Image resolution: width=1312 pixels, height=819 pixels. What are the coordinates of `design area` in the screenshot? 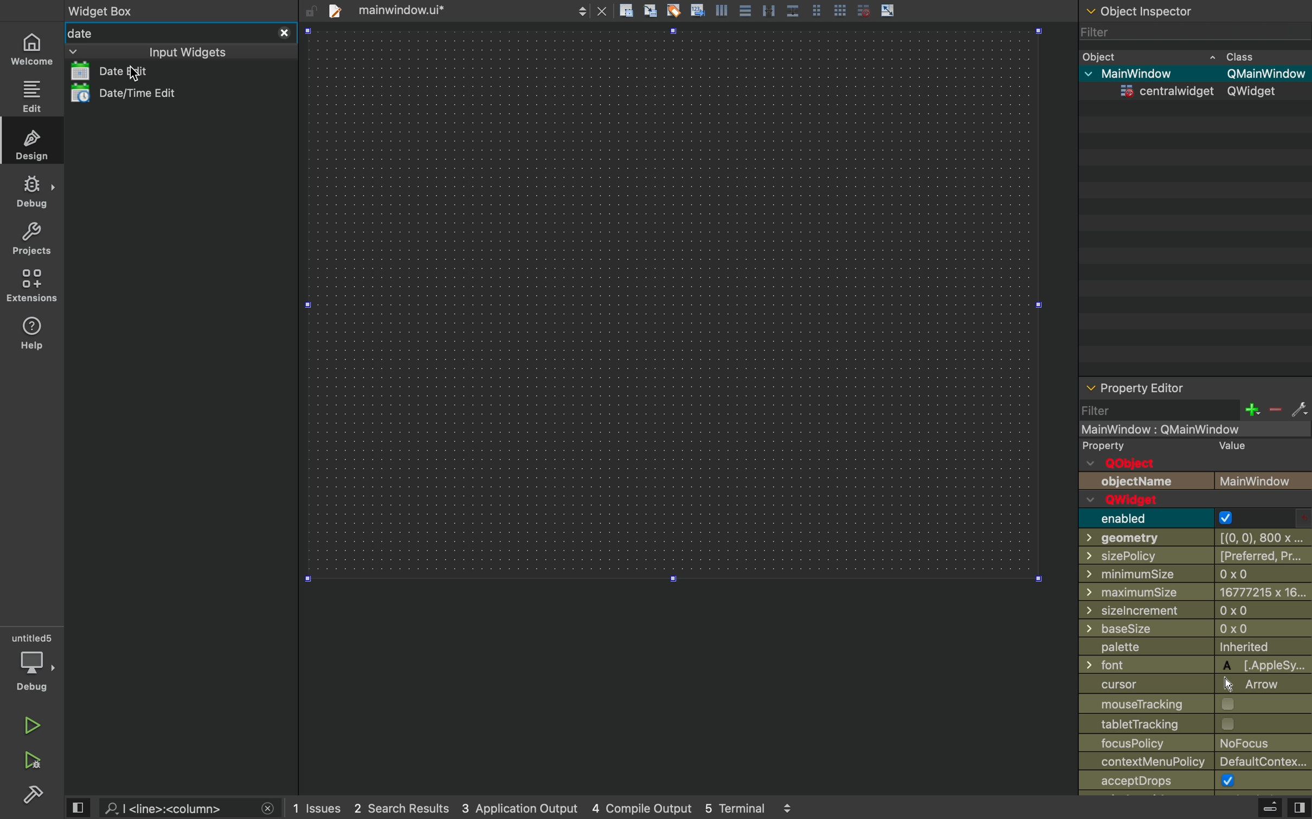 It's located at (672, 303).